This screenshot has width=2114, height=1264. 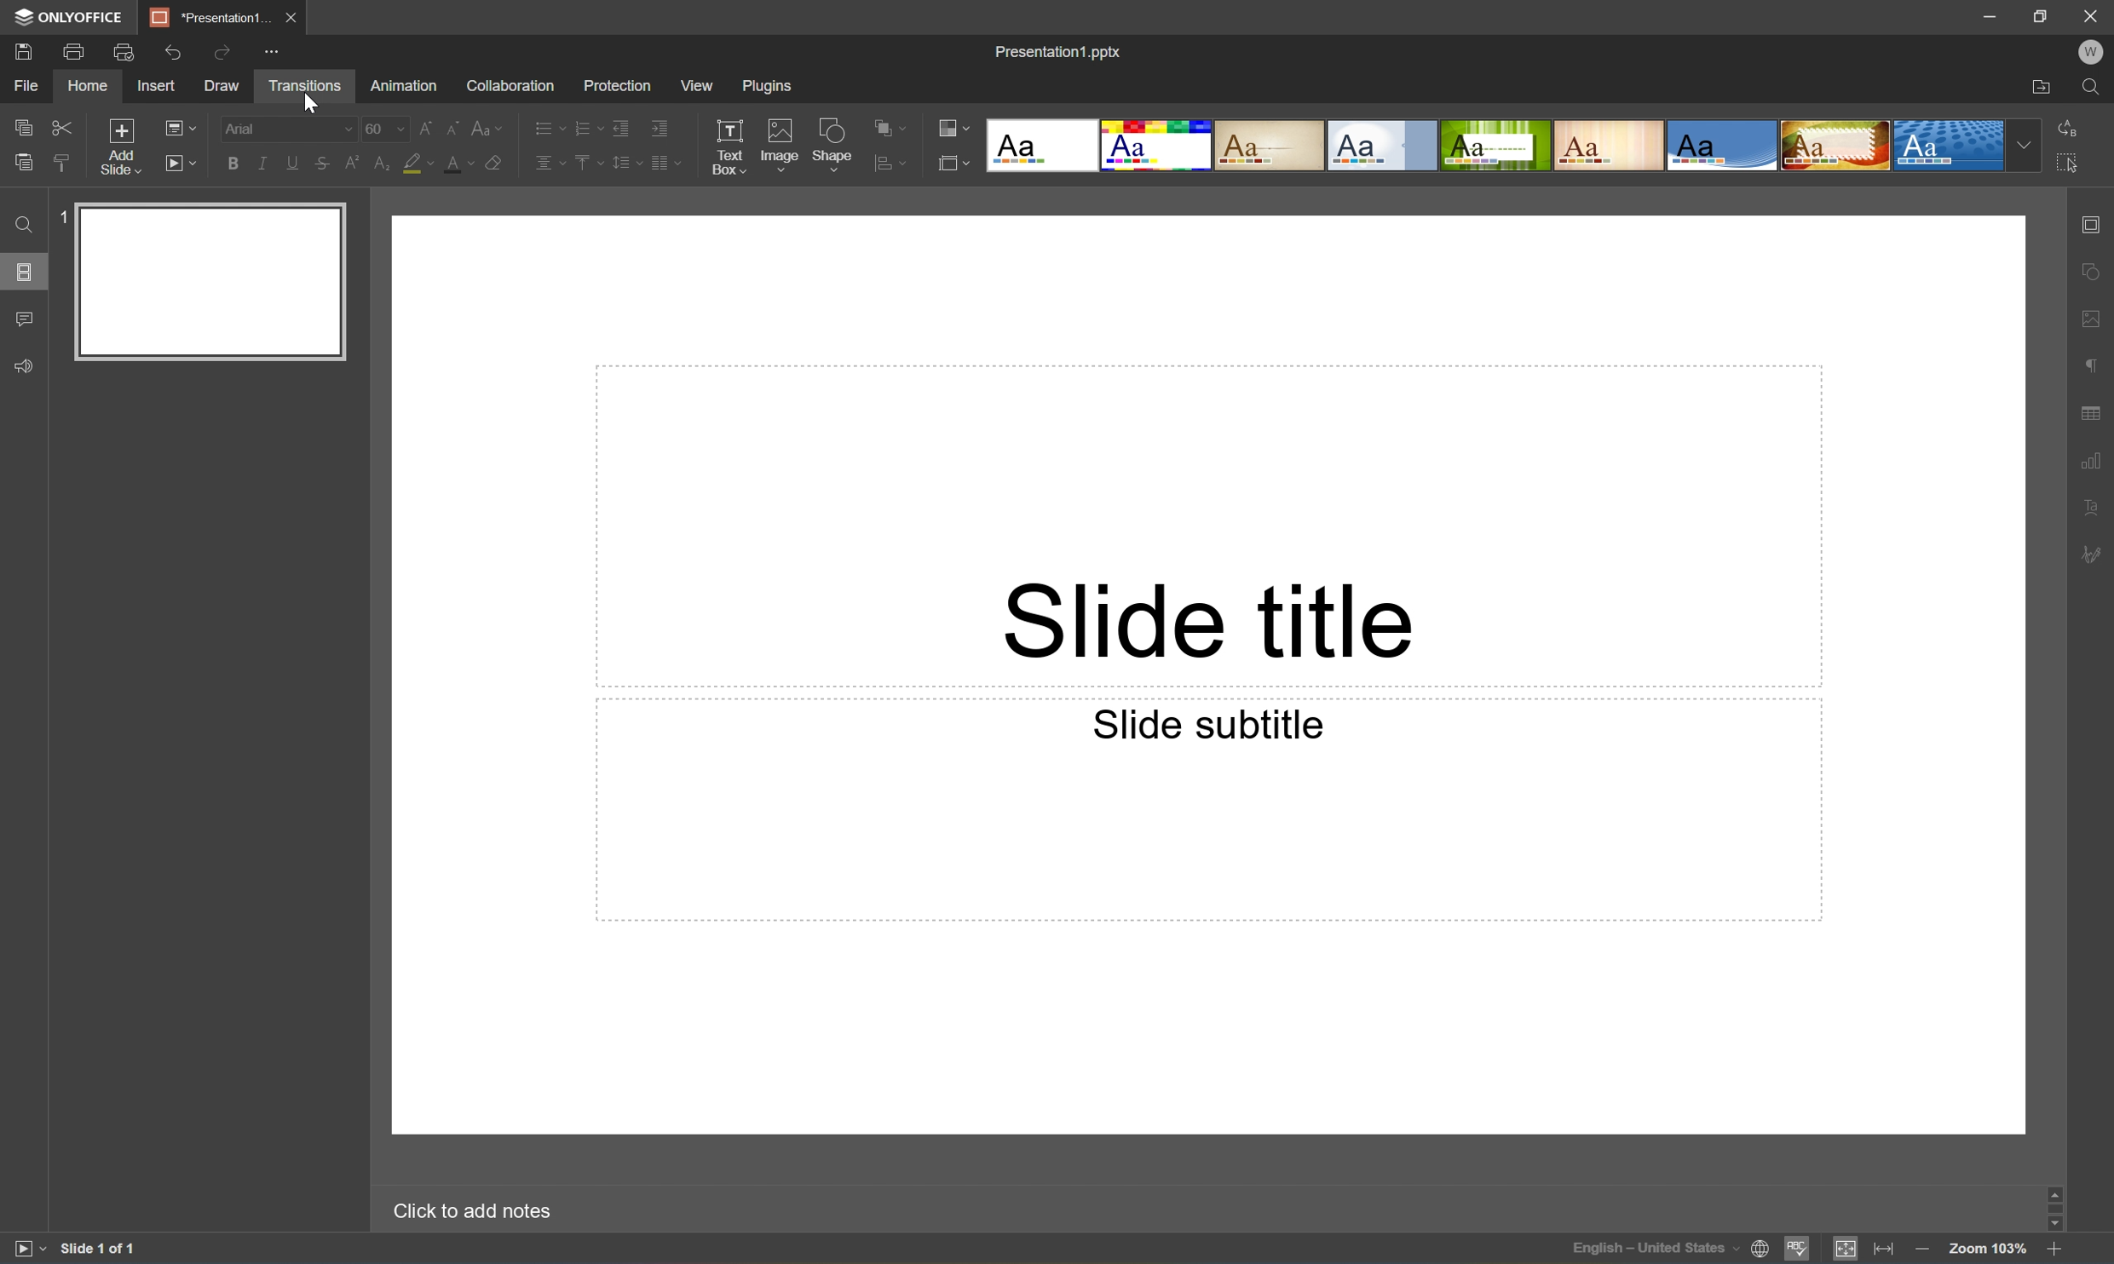 What do you see at coordinates (99, 1252) in the screenshot?
I see `Slide 1 of 1` at bounding box center [99, 1252].